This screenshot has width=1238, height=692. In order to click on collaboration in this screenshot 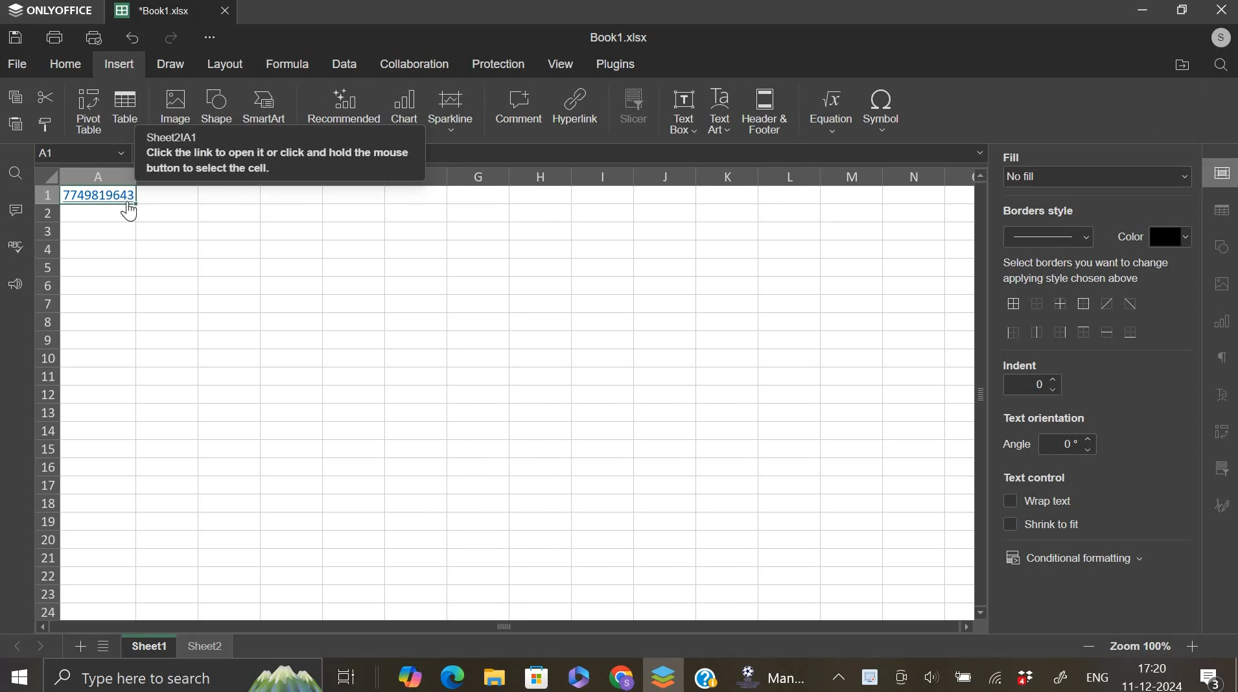, I will do `click(415, 63)`.